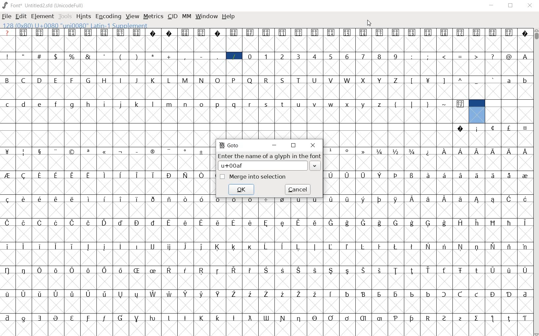 The width and height of the screenshot is (539, 336). What do you see at coordinates (397, 223) in the screenshot?
I see `Symbol` at bounding box center [397, 223].